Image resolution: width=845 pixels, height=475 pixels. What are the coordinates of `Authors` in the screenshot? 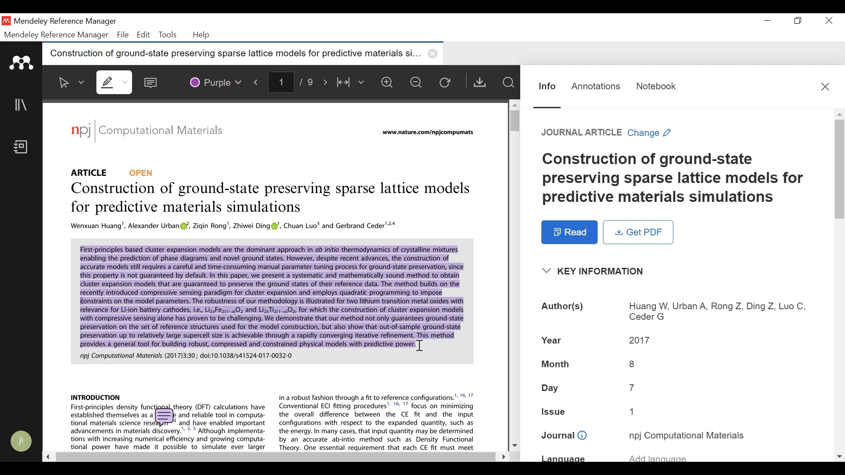 It's located at (563, 307).